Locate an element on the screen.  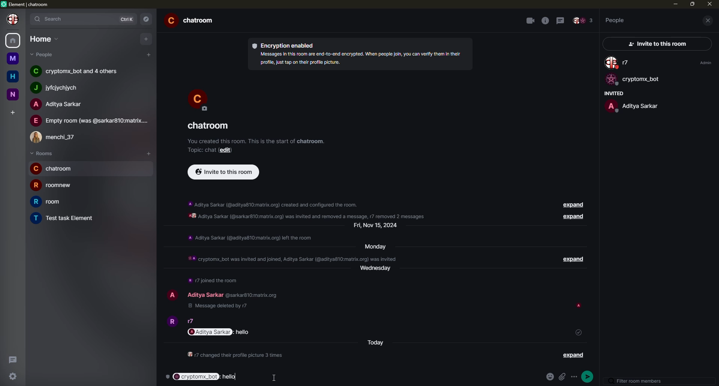
room is located at coordinates (192, 21).